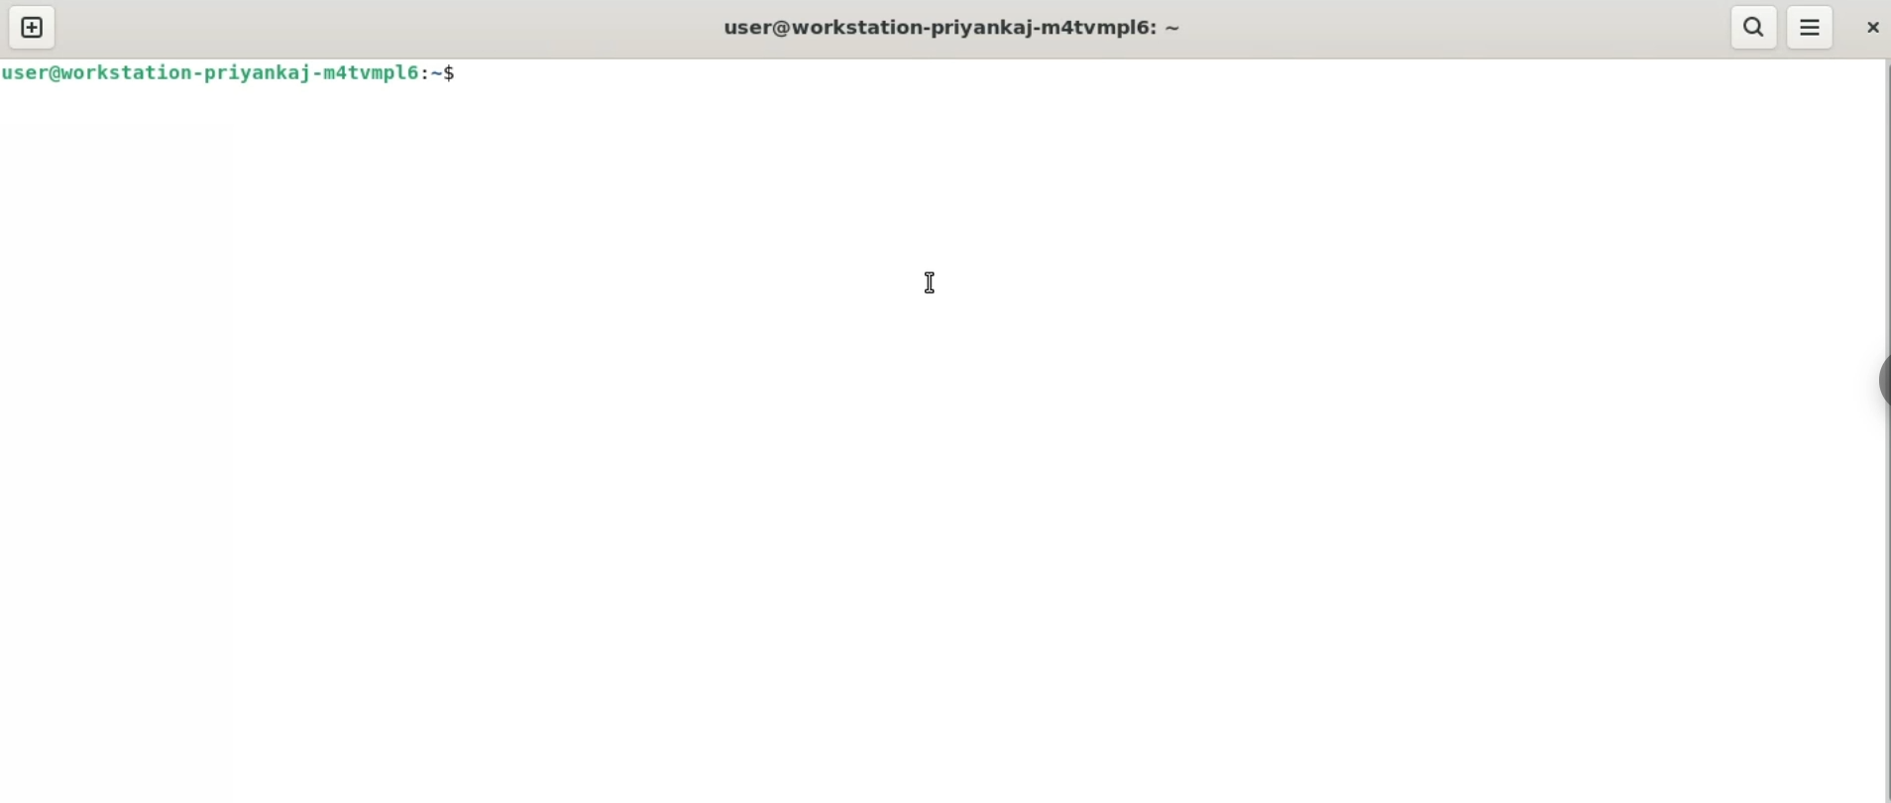 Image resolution: width=1891 pixels, height=803 pixels. What do you see at coordinates (1757, 27) in the screenshot?
I see `search` at bounding box center [1757, 27].